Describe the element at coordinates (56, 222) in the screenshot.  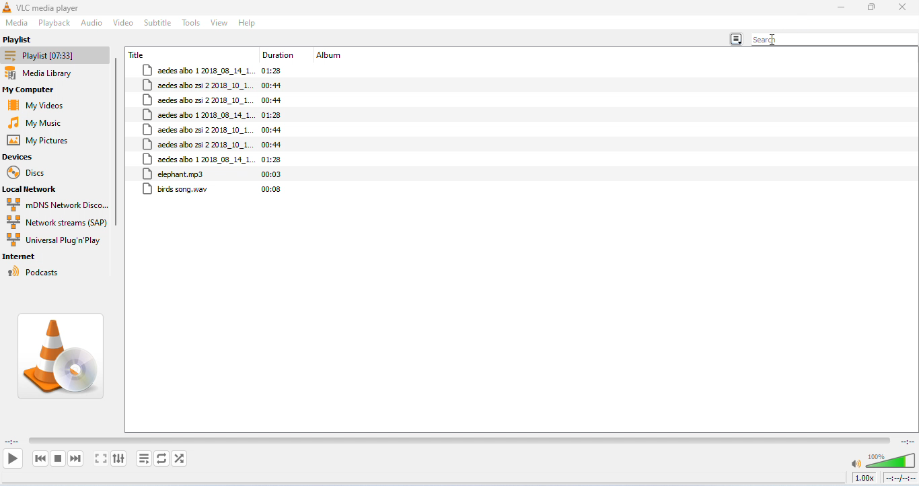
I see `Network streams (SAP)` at that location.